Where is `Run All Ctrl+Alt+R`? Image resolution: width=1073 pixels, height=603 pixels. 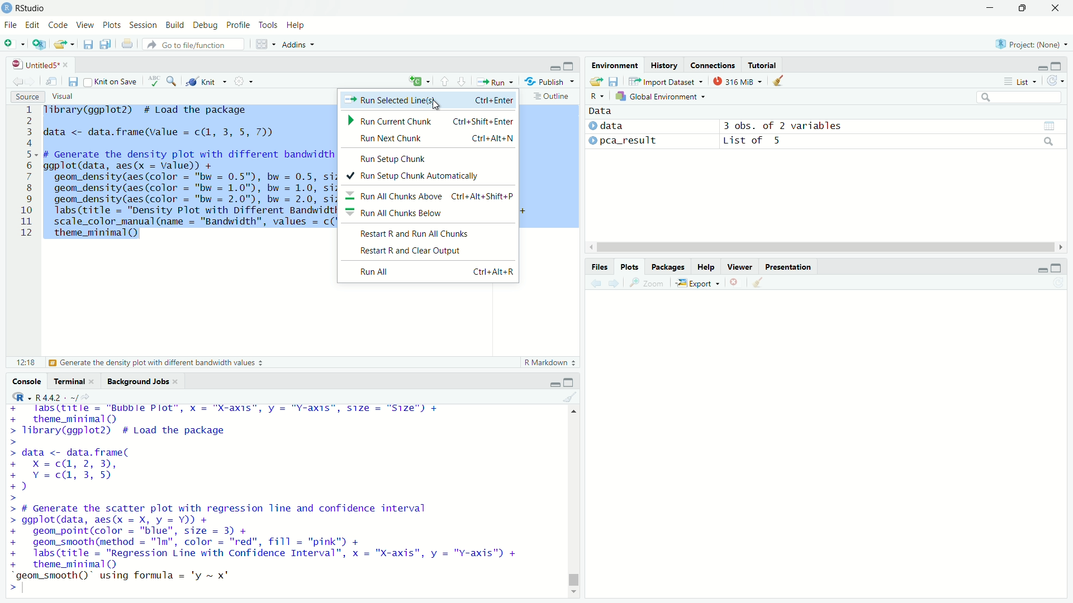
Run All Ctrl+Alt+R is located at coordinates (428, 272).